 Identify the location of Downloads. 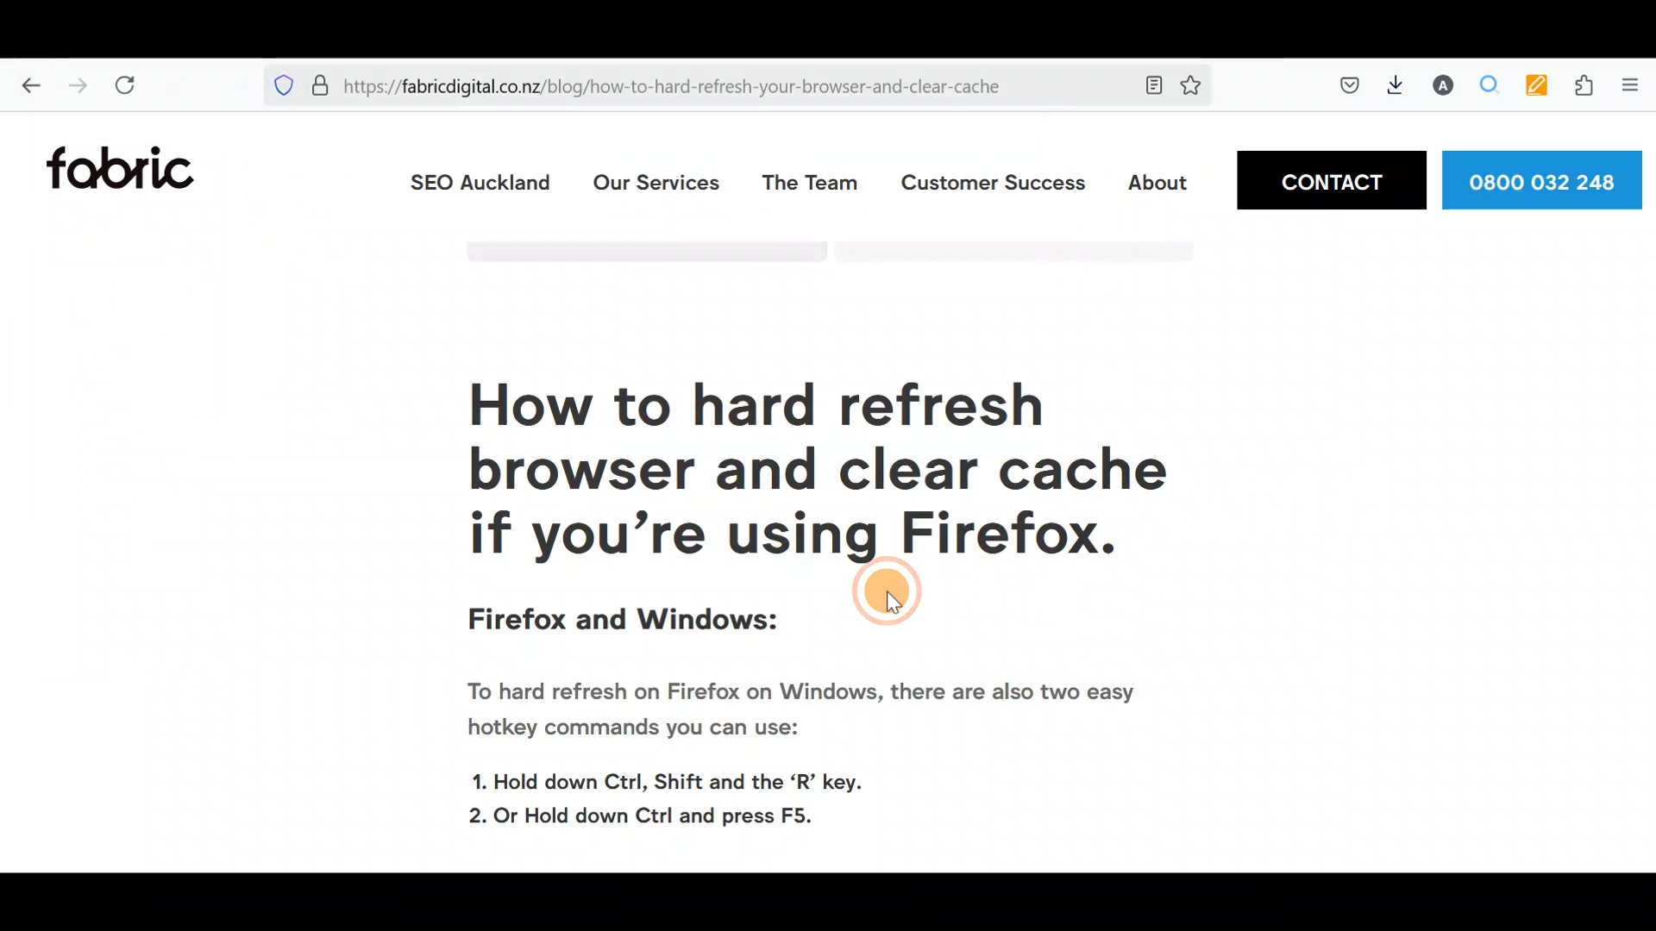
(1402, 86).